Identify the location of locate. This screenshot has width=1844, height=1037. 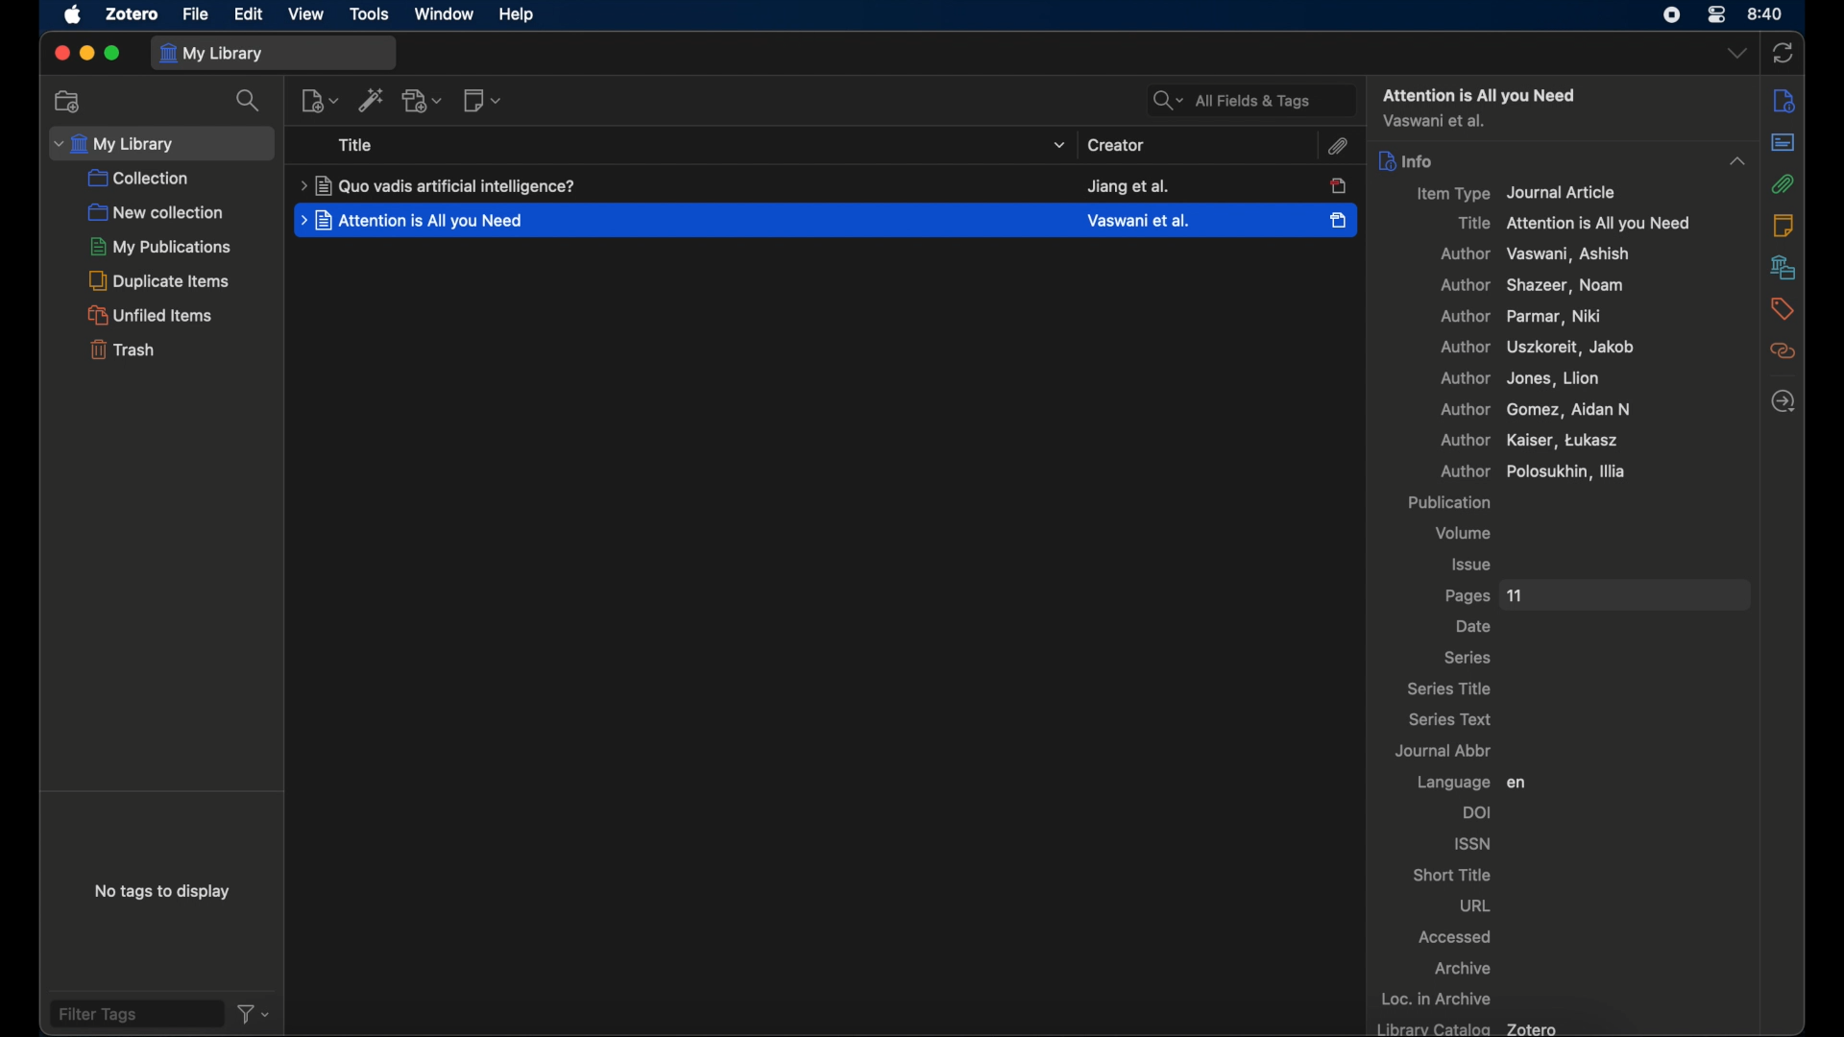
(1783, 401).